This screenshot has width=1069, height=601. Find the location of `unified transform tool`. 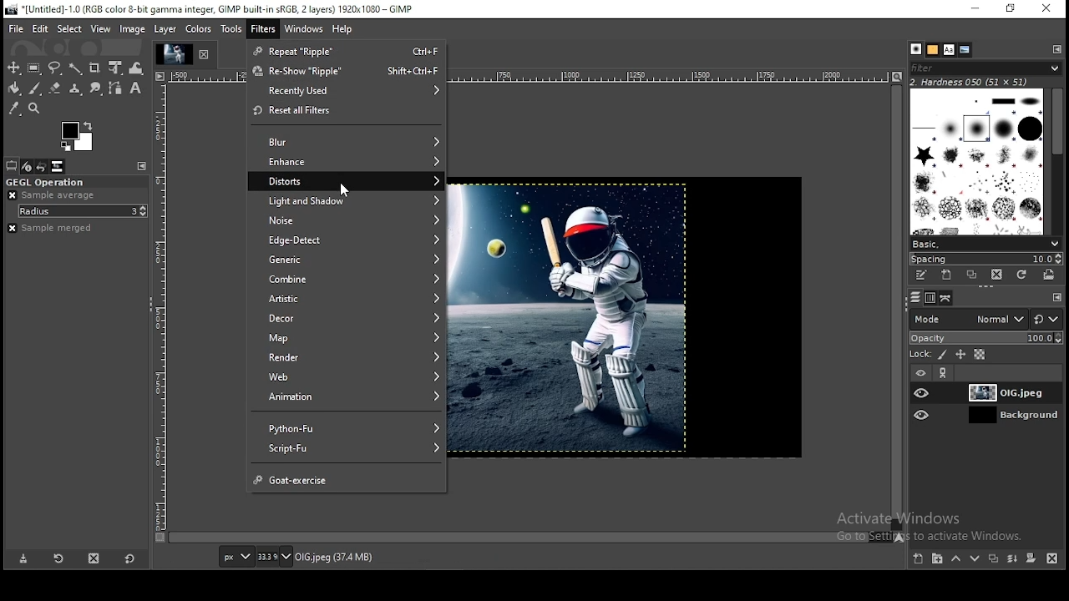

unified transform tool is located at coordinates (117, 67).